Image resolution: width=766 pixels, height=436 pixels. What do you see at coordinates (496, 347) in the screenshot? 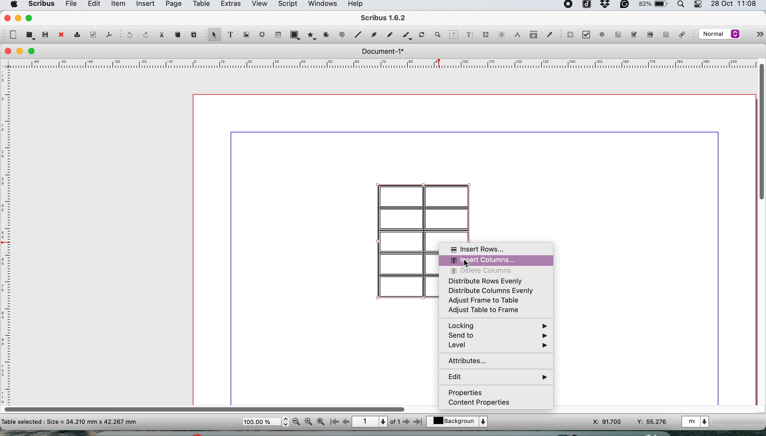
I see `level ` at bounding box center [496, 347].